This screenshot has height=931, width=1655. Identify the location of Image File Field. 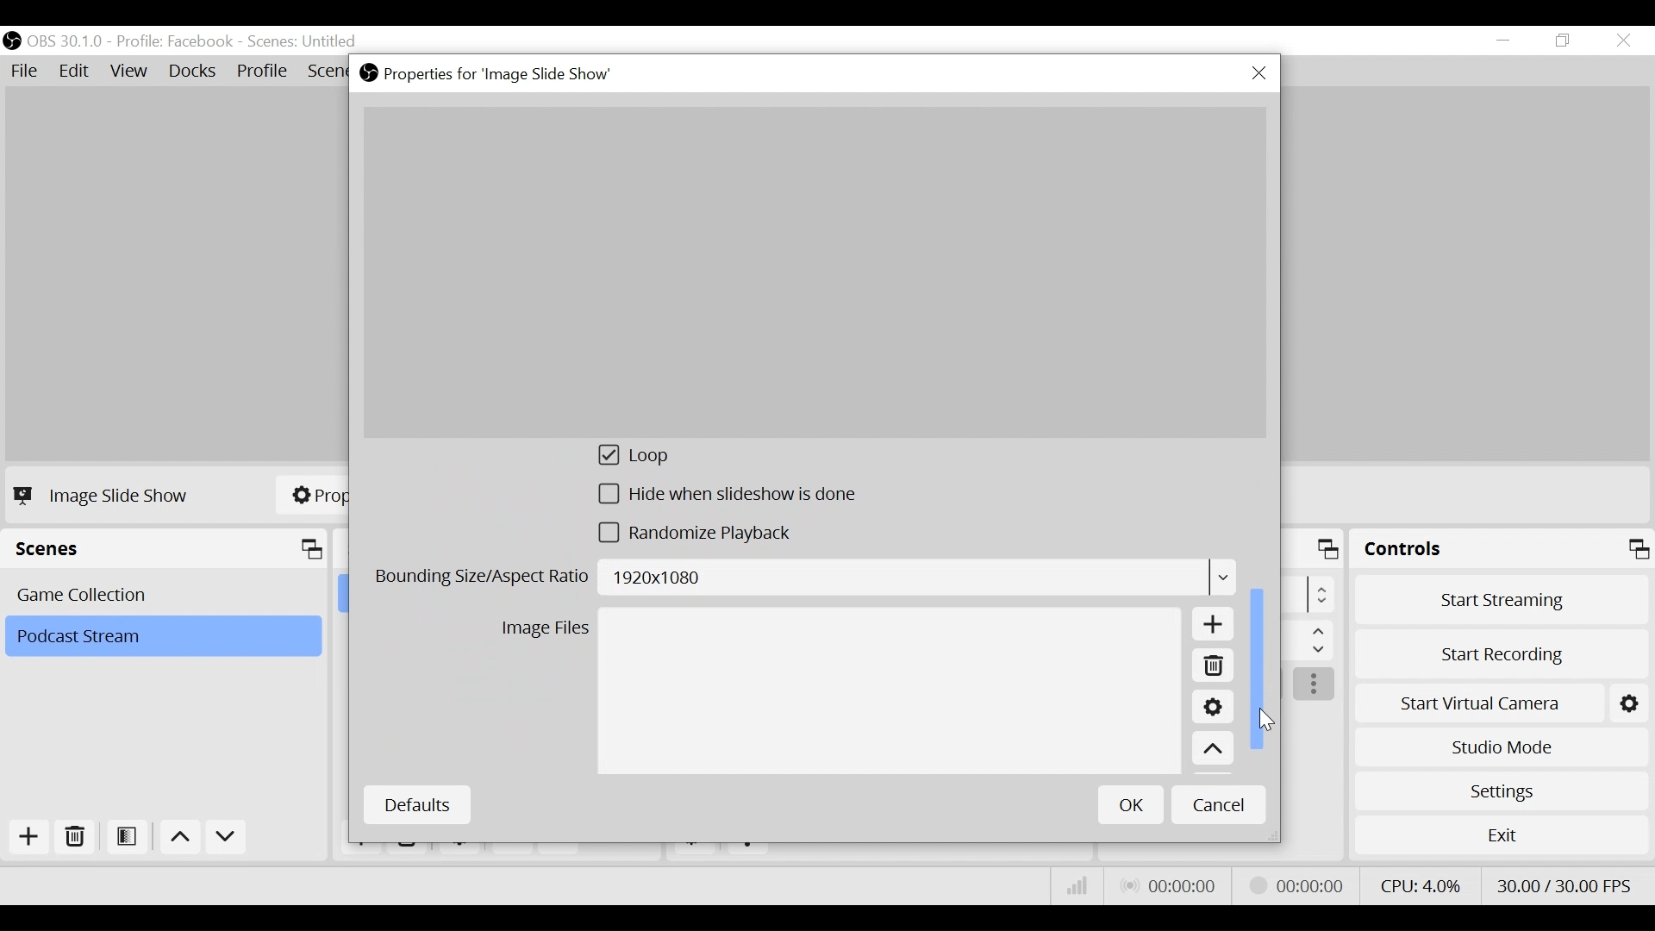
(889, 691).